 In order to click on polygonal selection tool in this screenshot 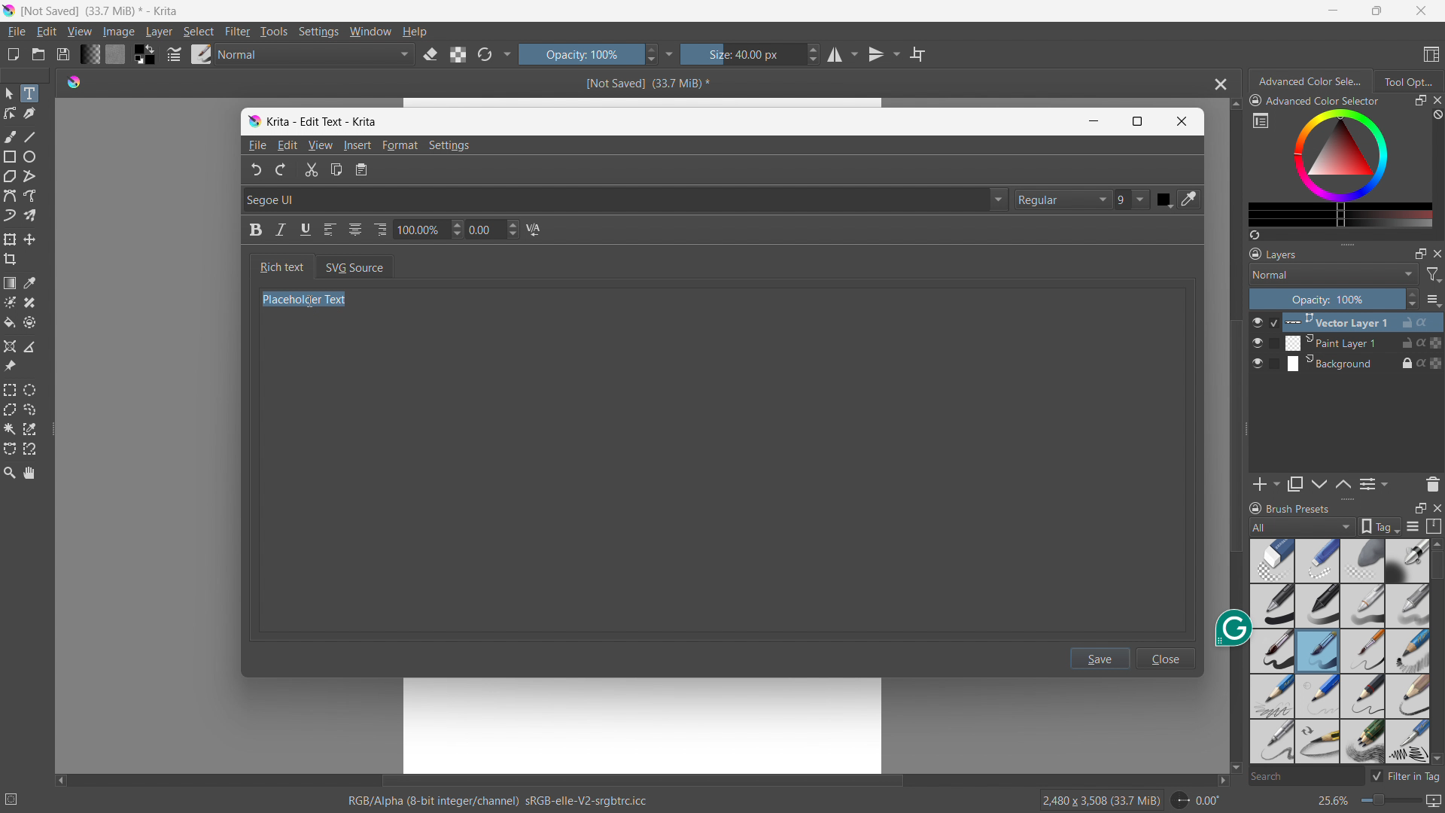, I will do `click(10, 410)`.